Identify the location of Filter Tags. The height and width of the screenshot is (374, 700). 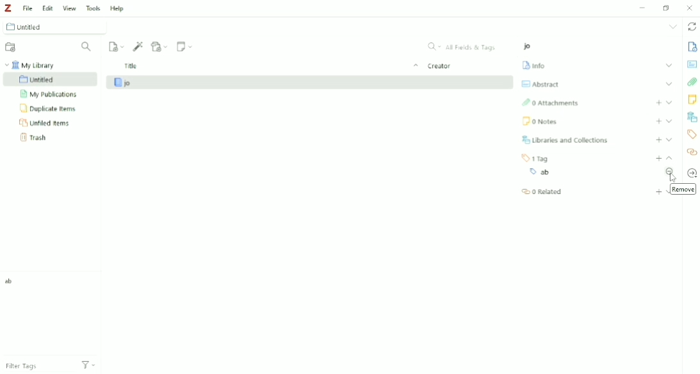
(33, 366).